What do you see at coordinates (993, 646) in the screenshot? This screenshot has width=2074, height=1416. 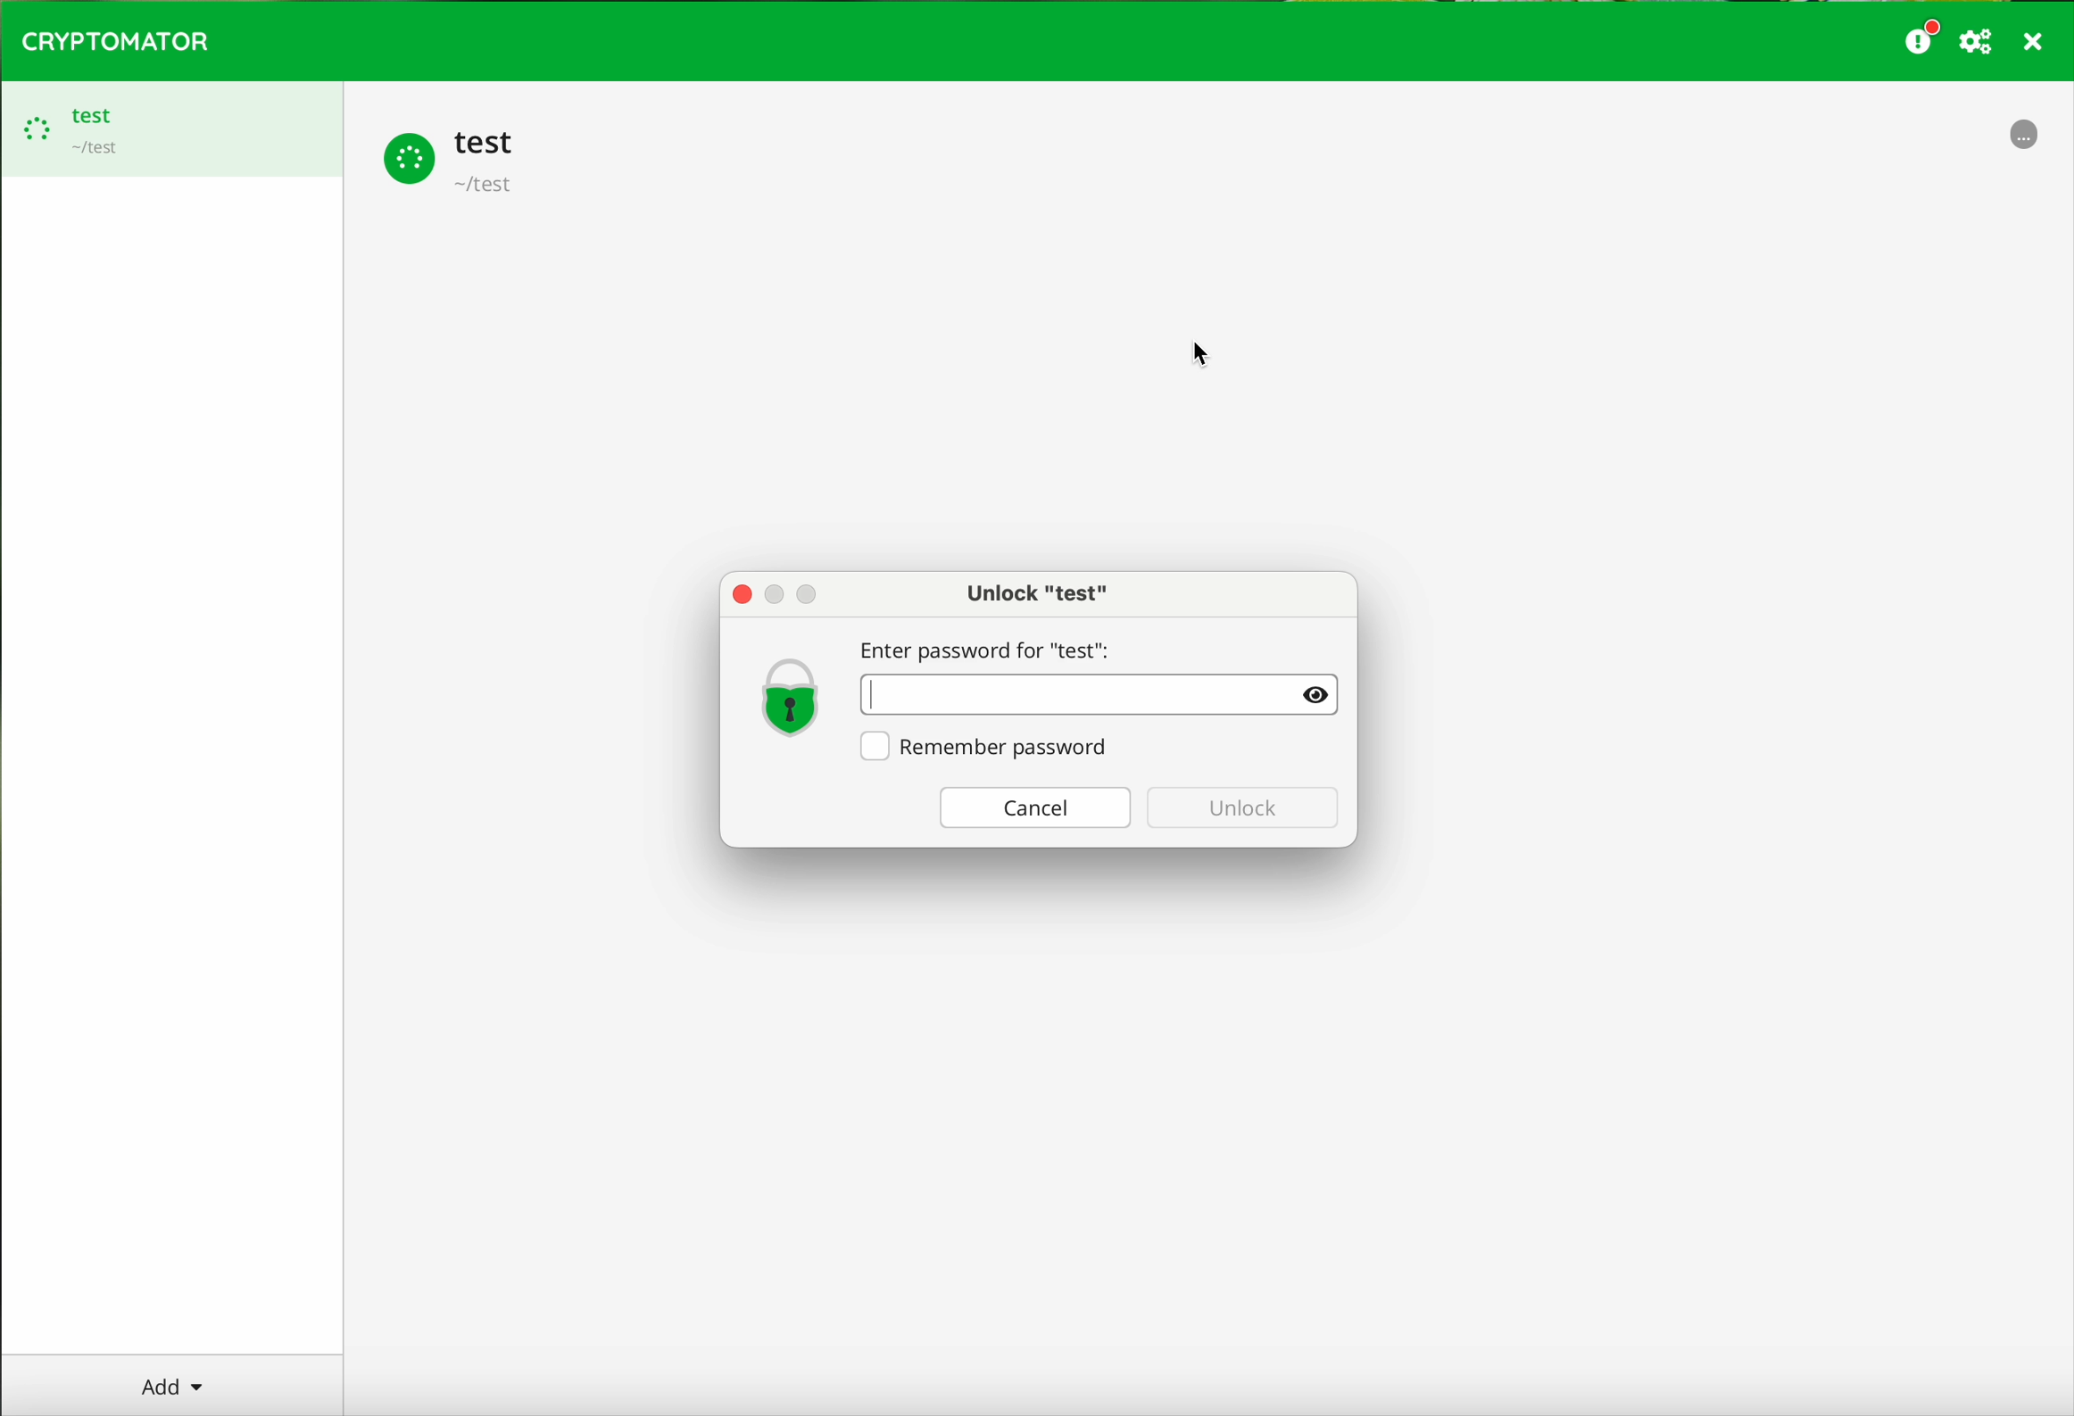 I see `Enter password for "test":` at bounding box center [993, 646].